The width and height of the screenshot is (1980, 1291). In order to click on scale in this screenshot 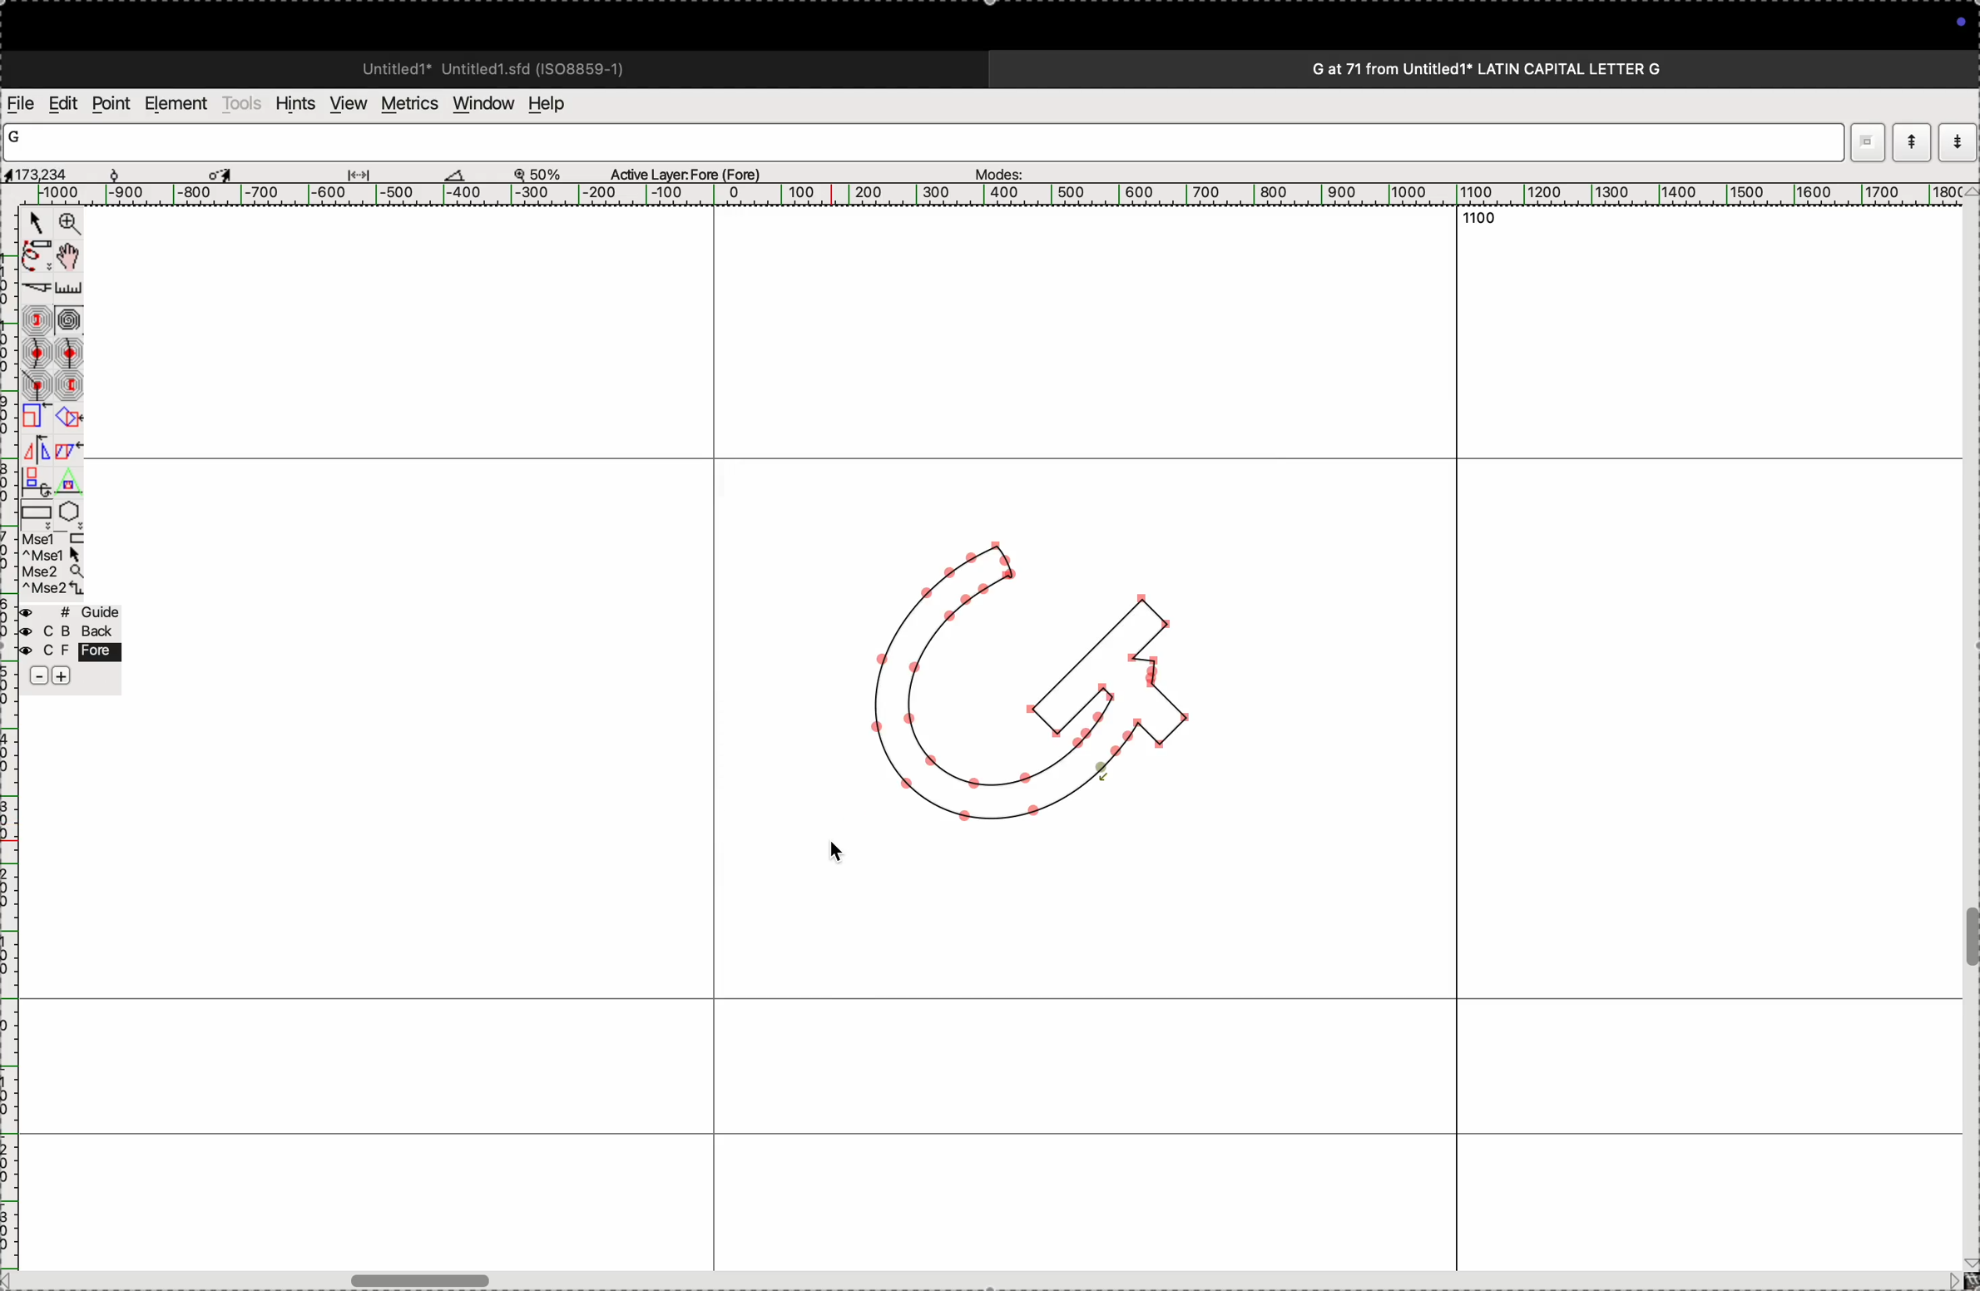, I will do `click(37, 417)`.